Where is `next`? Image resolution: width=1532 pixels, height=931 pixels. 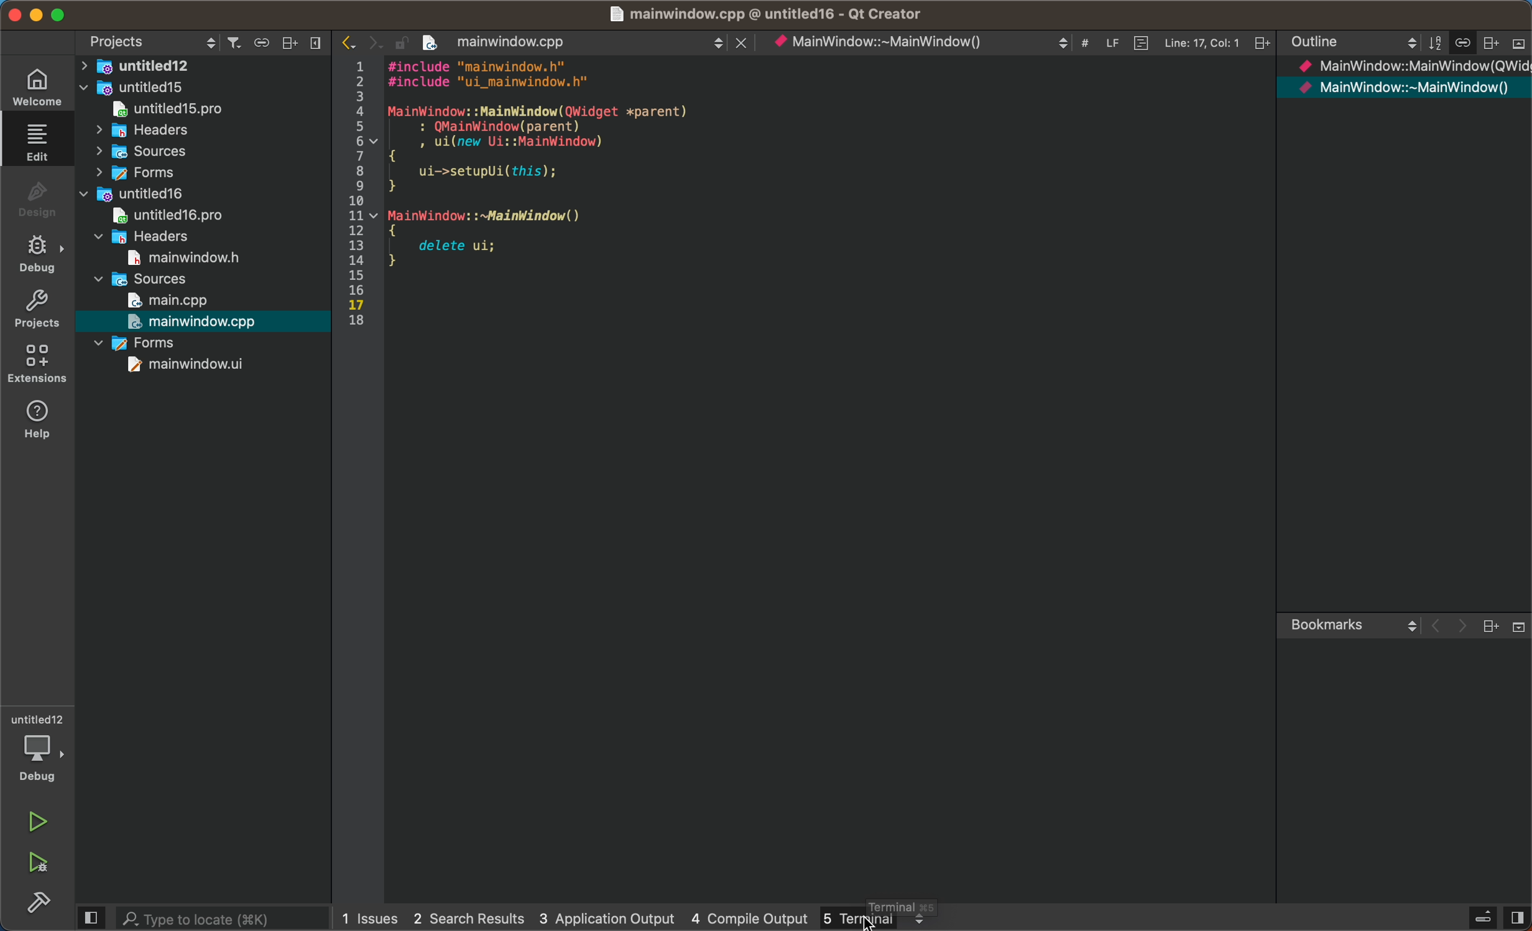 next is located at coordinates (371, 40).